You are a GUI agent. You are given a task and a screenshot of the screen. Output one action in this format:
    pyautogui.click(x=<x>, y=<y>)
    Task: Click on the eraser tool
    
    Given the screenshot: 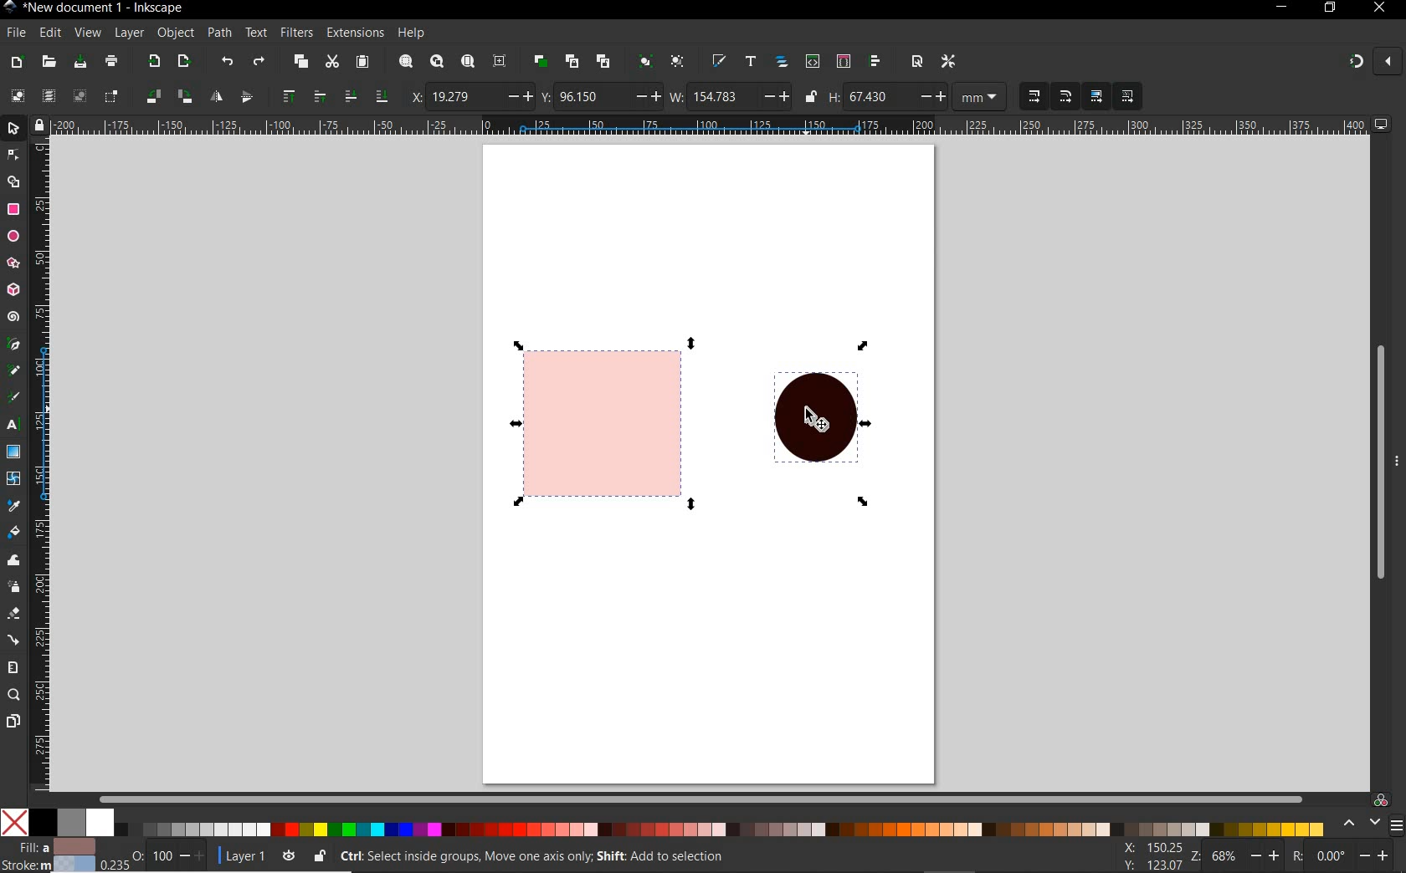 What is the action you would take?
    pyautogui.click(x=13, y=615)
    